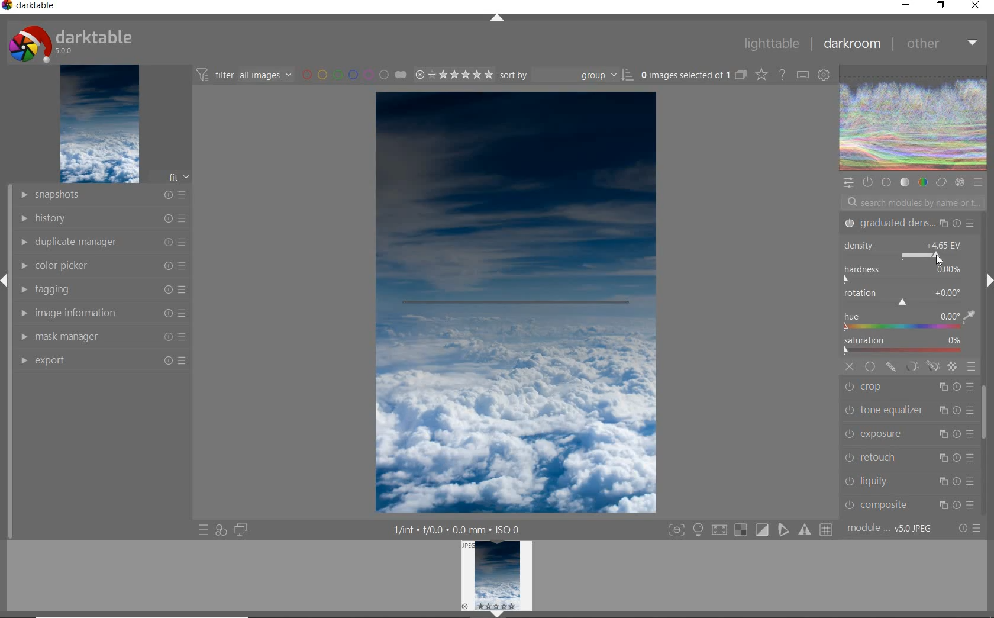  Describe the element at coordinates (750, 532) in the screenshot. I see `TOGGLE MODES` at that location.